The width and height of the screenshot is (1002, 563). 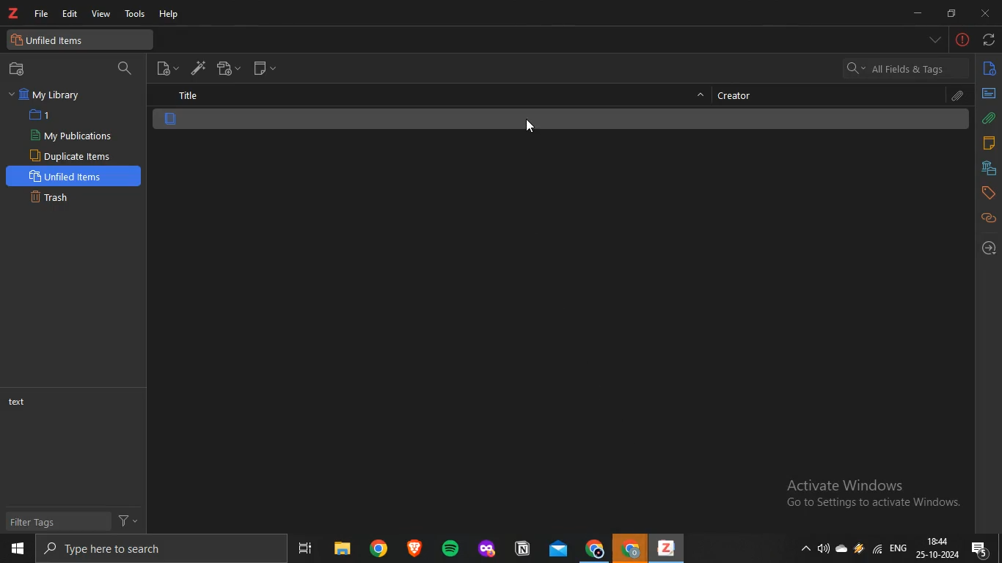 What do you see at coordinates (135, 12) in the screenshot?
I see `tools` at bounding box center [135, 12].